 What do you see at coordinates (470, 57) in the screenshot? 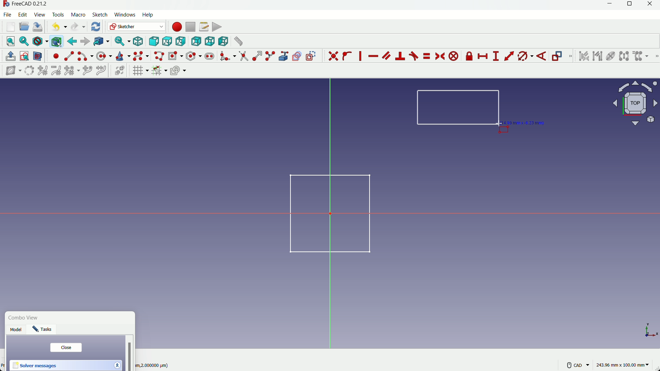
I see `constraint lock` at bounding box center [470, 57].